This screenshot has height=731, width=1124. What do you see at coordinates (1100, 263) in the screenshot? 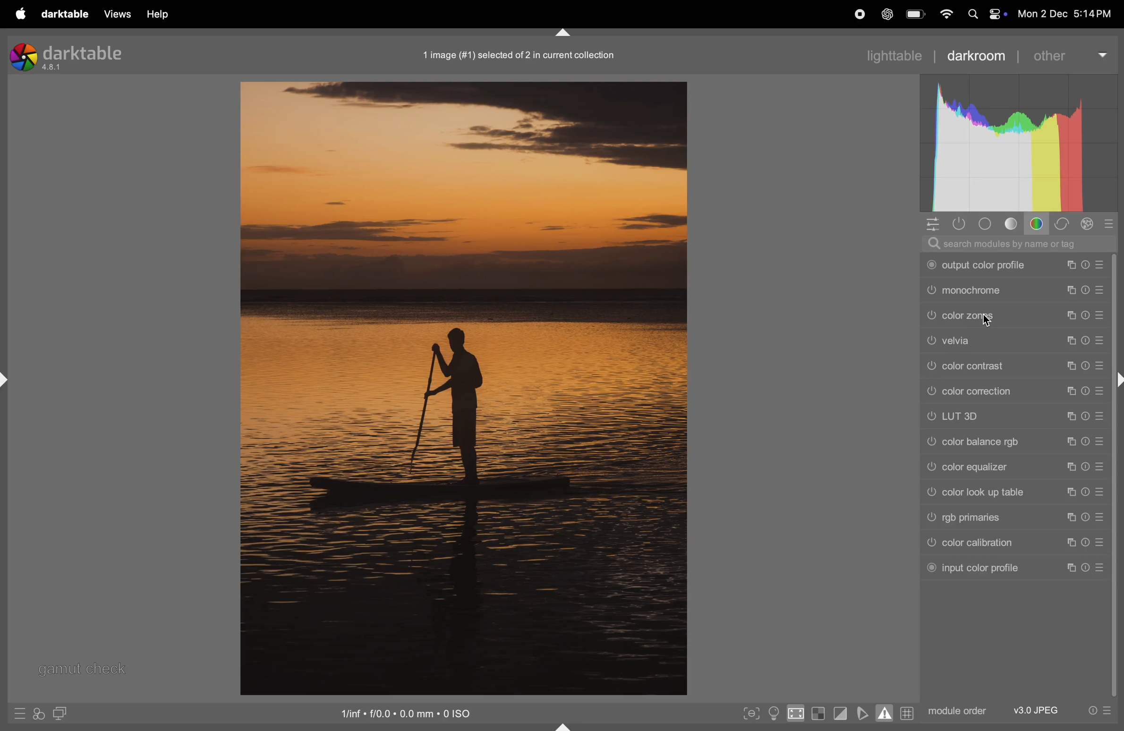
I see `Preset` at bounding box center [1100, 263].